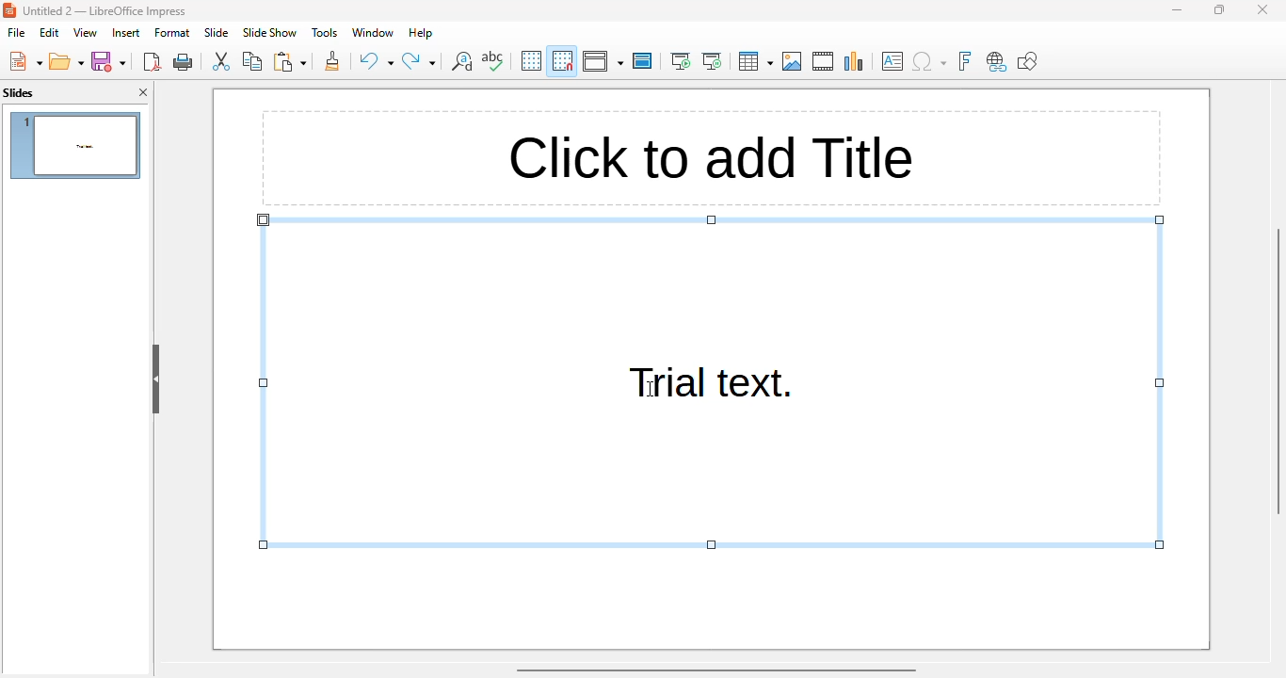 Image resolution: width=1286 pixels, height=678 pixels. I want to click on master slide, so click(642, 61).